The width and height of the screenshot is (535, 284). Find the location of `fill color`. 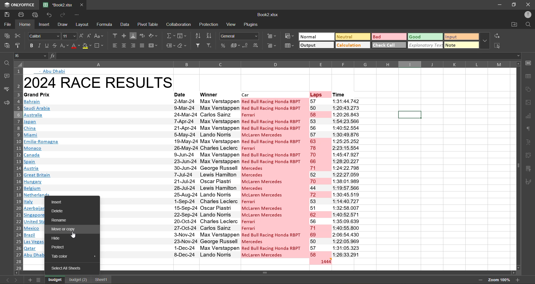

fill color is located at coordinates (87, 47).